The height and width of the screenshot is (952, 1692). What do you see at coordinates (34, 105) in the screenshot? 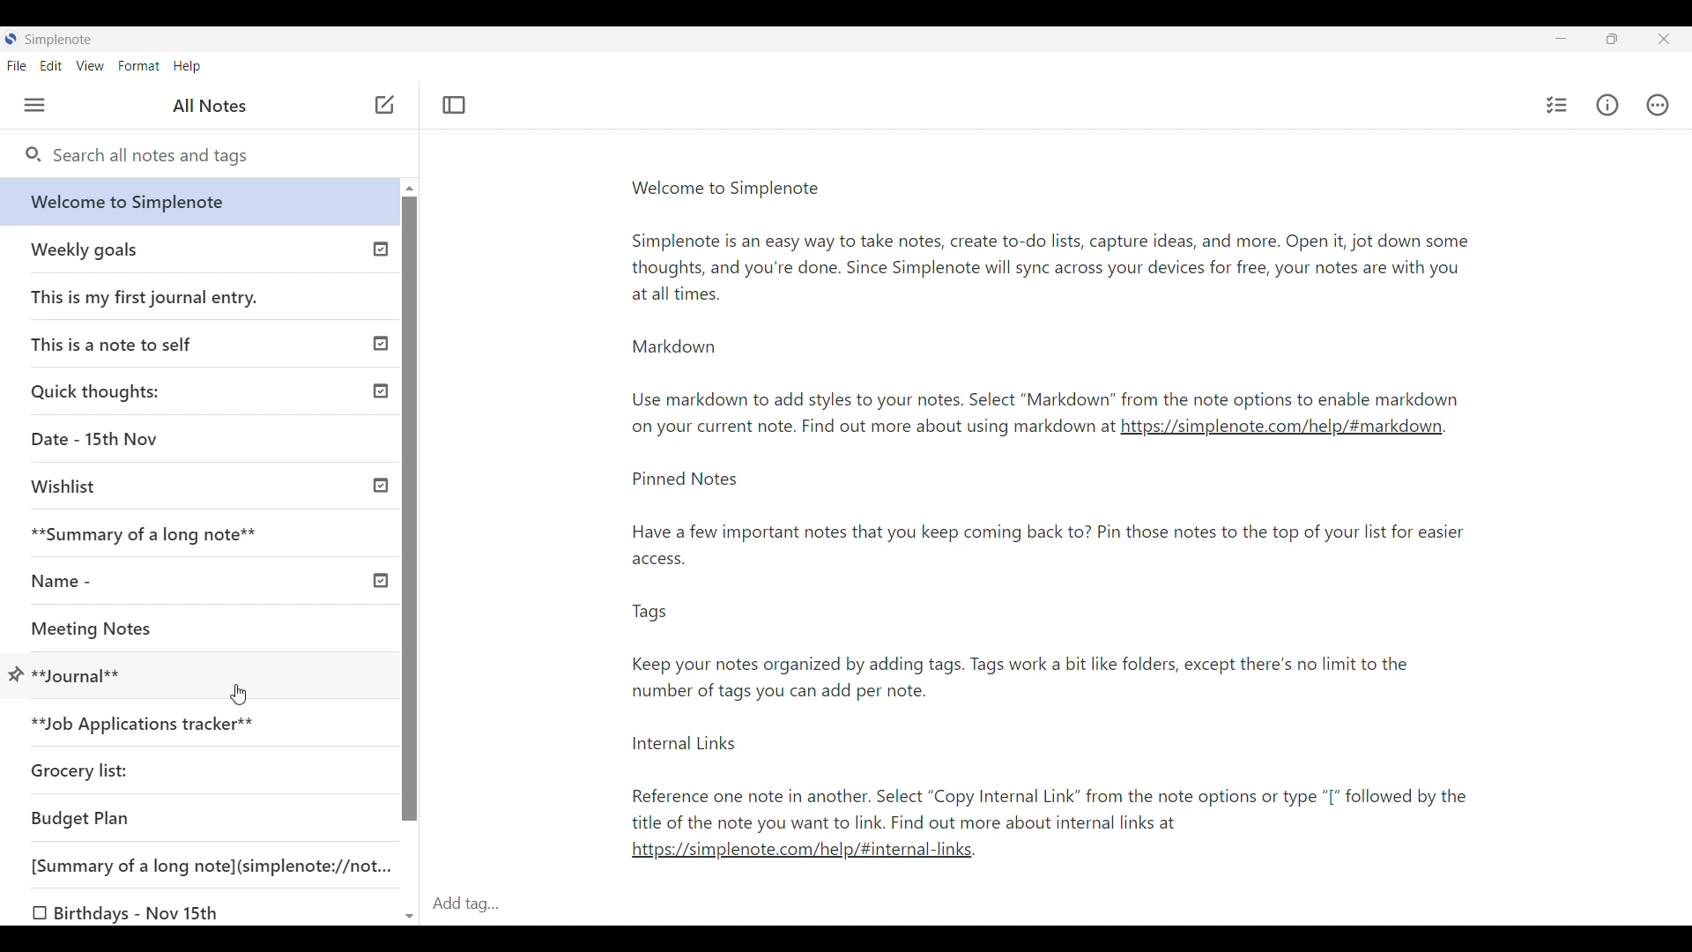
I see `Menu` at bounding box center [34, 105].